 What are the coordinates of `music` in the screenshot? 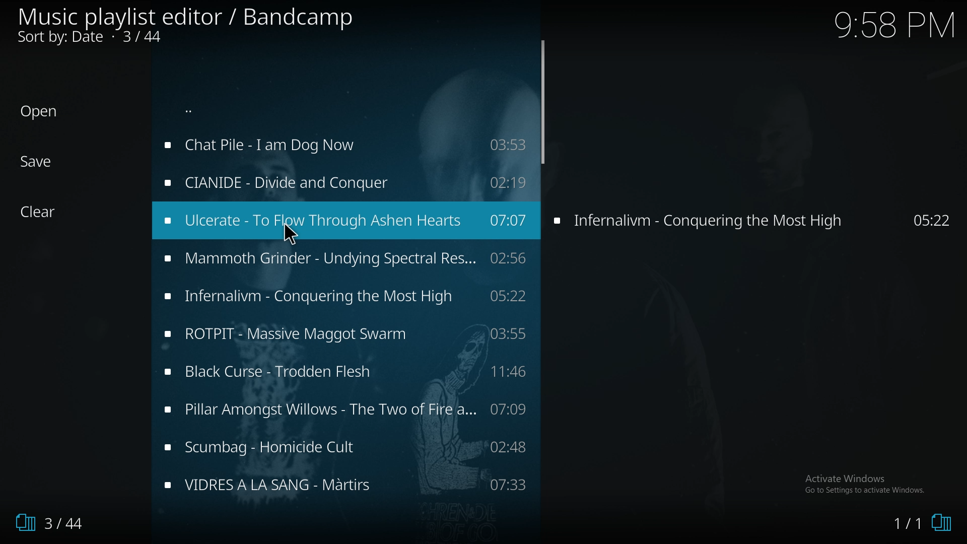 It's located at (346, 409).